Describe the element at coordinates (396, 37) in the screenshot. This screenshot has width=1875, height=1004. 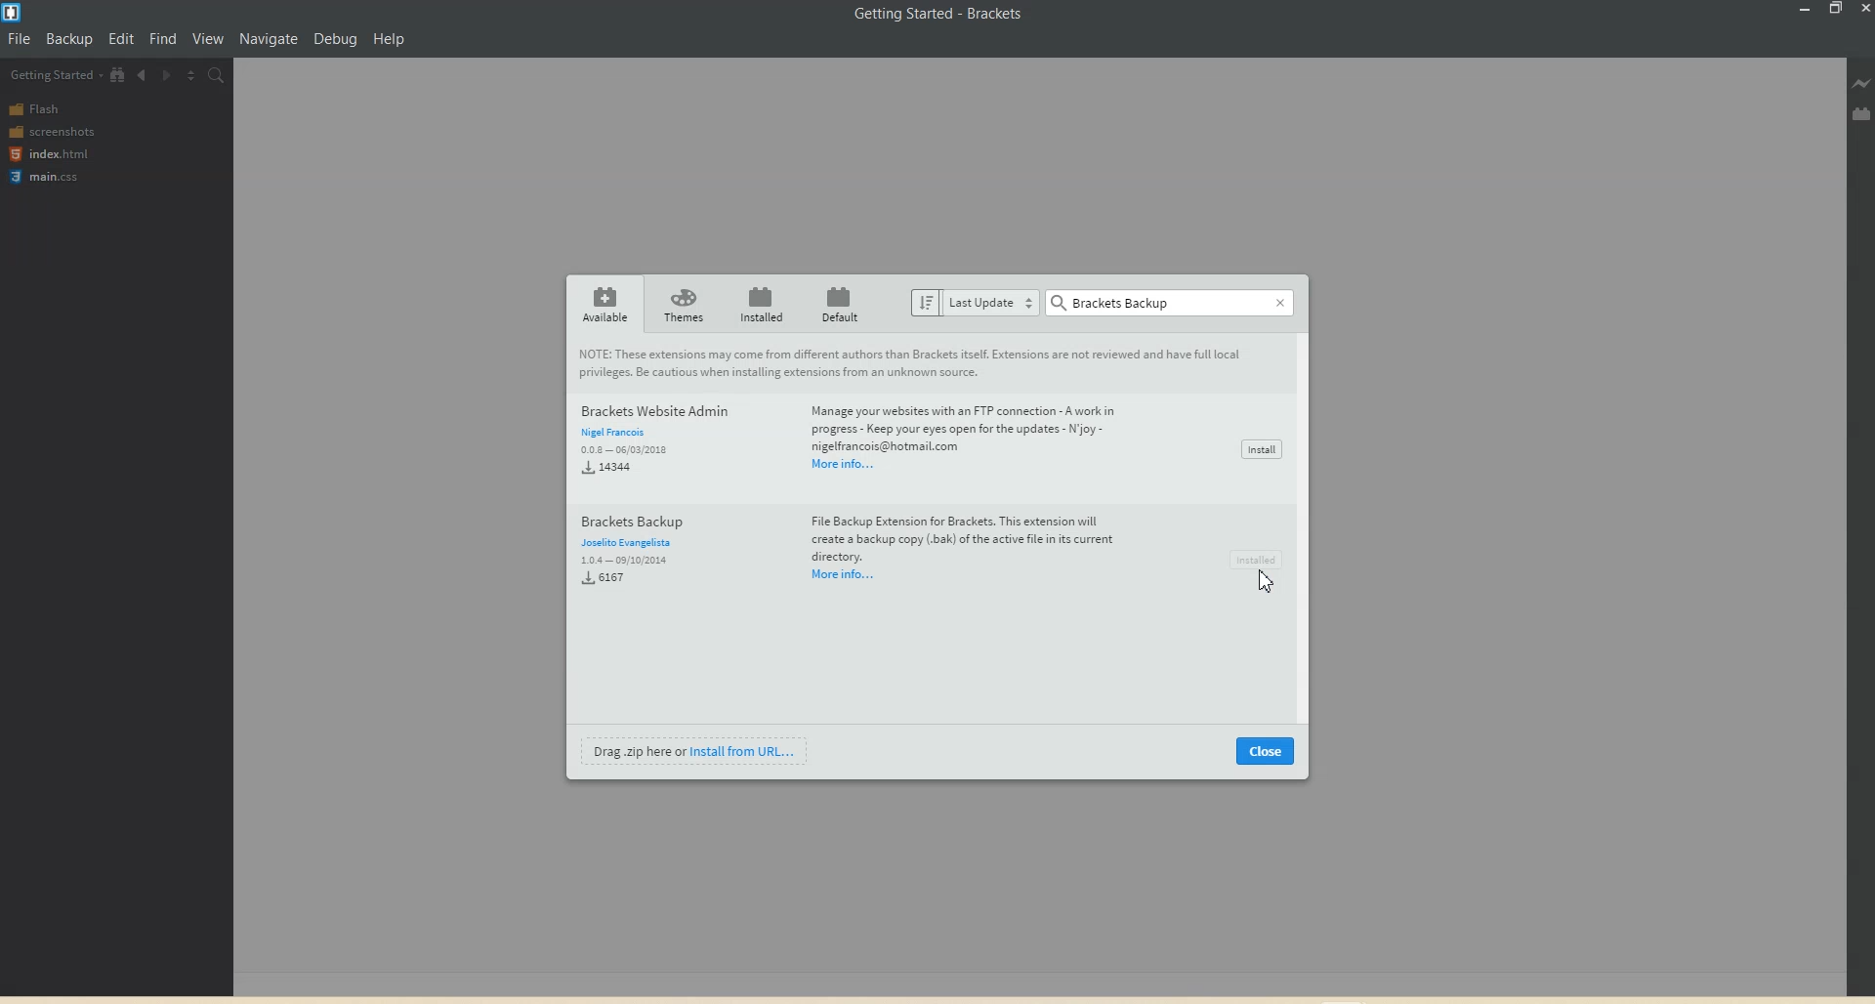
I see `Help` at that location.